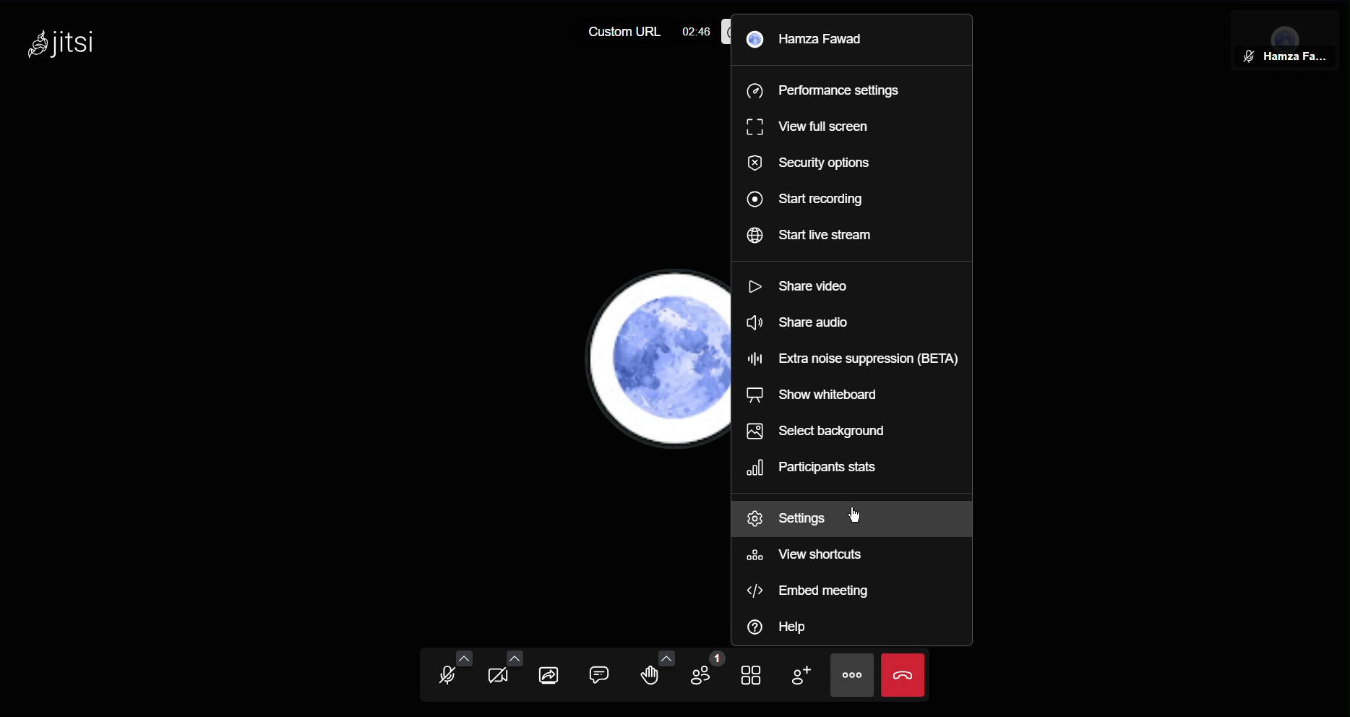  I want to click on Share audio, so click(805, 324).